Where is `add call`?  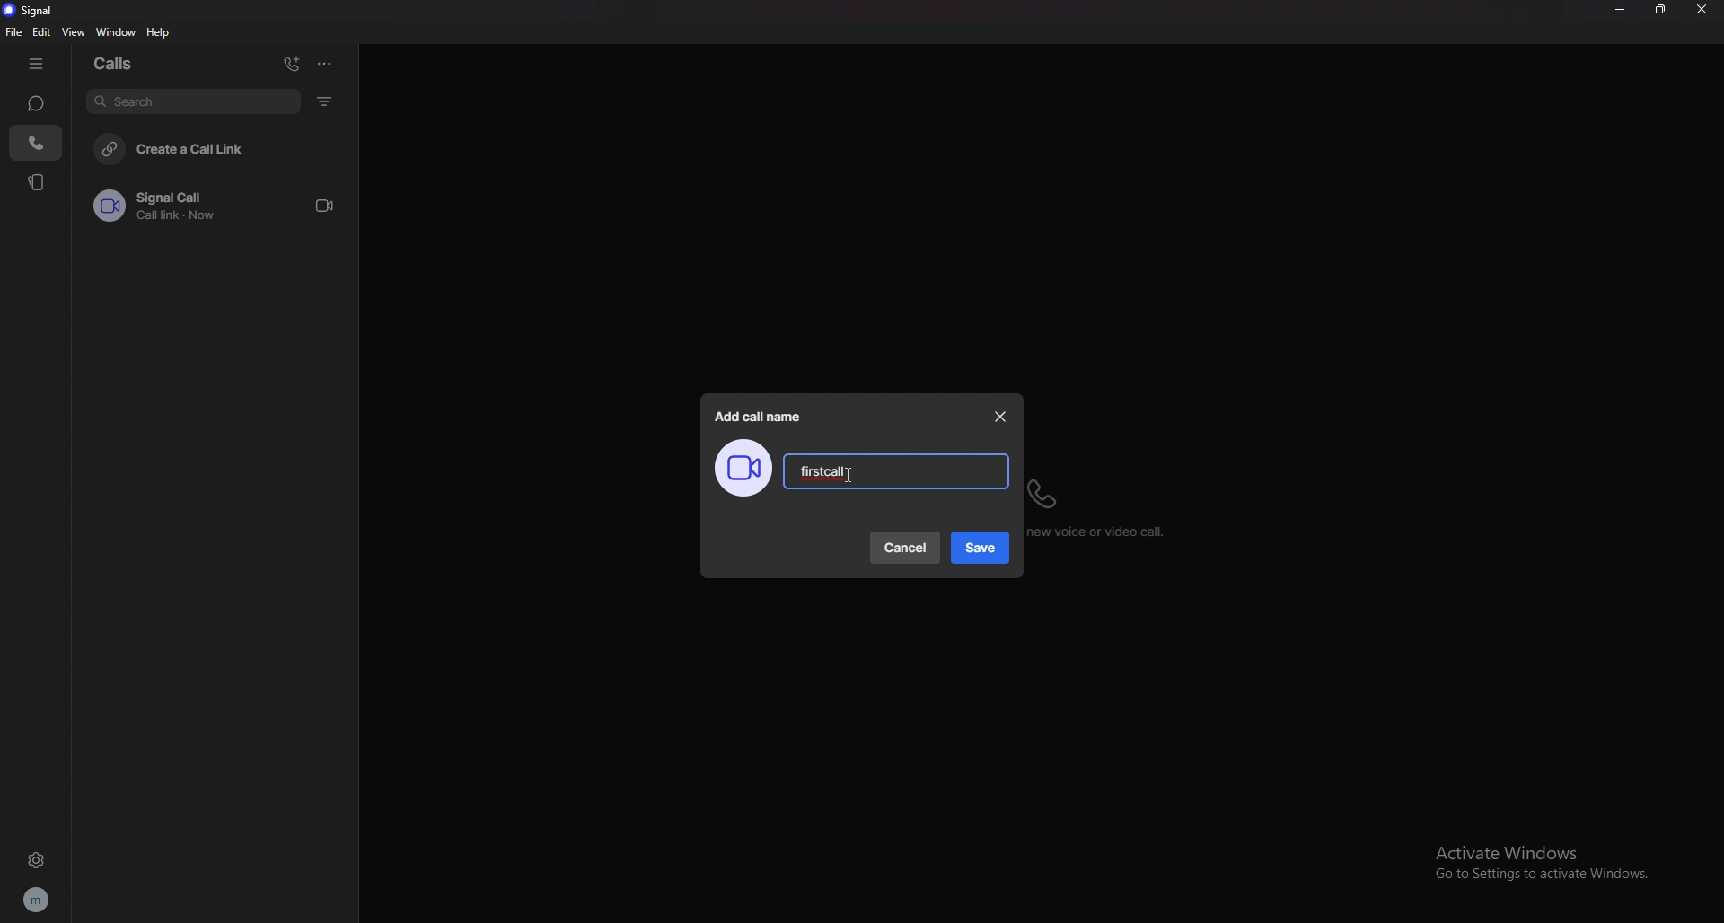 add call is located at coordinates (292, 64).